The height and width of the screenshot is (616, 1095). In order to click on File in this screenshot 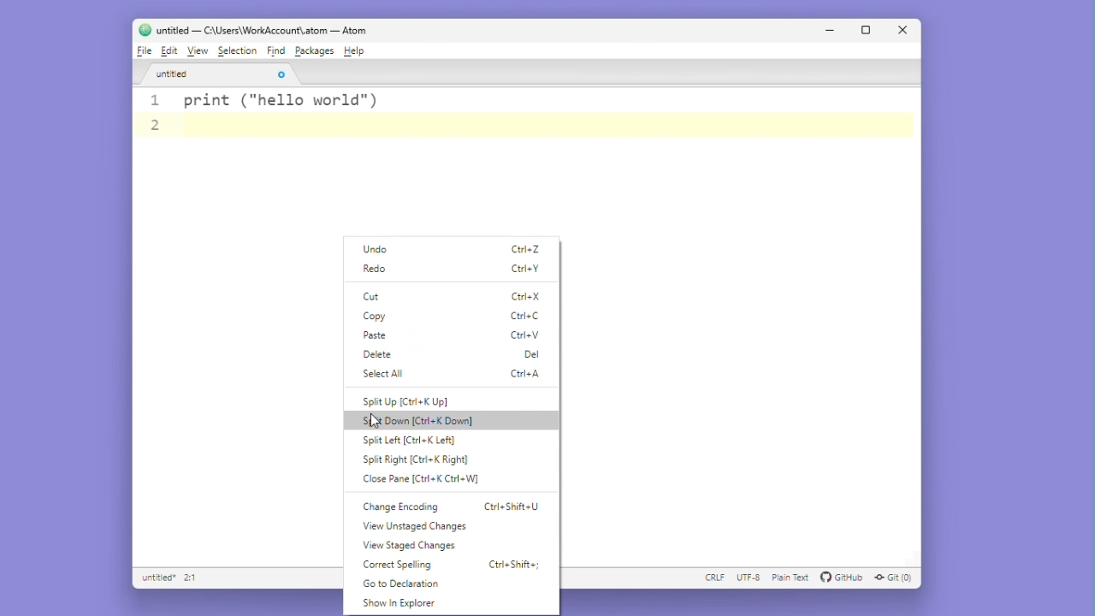, I will do `click(143, 52)`.